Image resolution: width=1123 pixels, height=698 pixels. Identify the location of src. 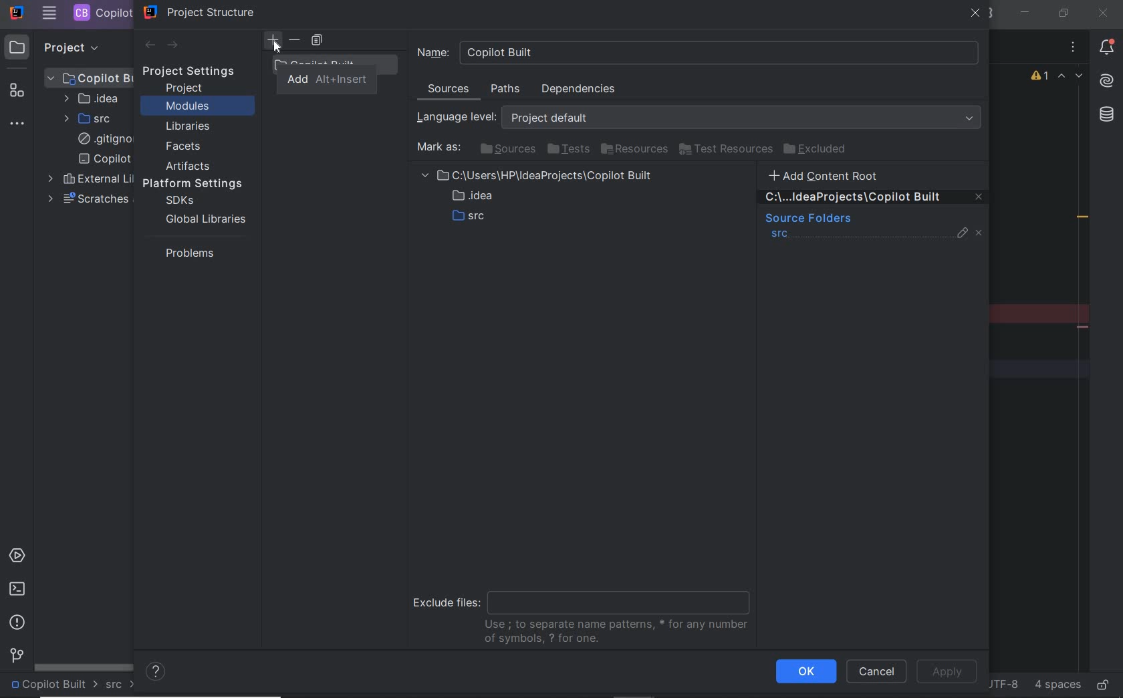
(121, 685).